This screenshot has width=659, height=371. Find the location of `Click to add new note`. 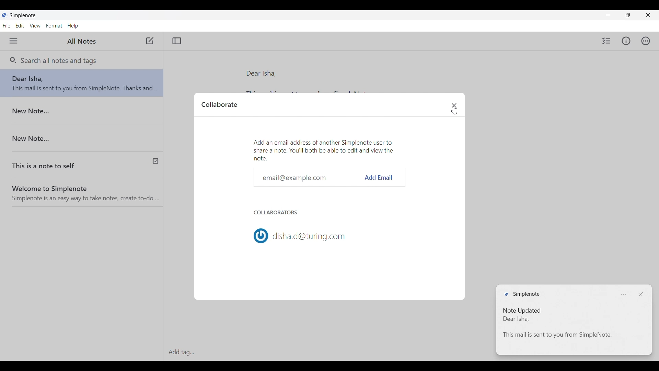

Click to add new note is located at coordinates (149, 41).